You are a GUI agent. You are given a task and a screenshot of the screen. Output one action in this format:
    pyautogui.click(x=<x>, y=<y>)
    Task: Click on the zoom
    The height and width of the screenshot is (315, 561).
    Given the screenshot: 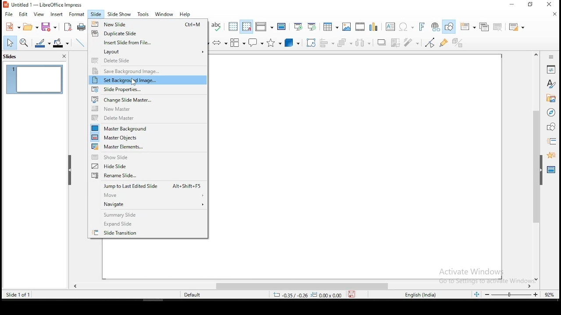 What is the action you would take?
    pyautogui.click(x=511, y=295)
    